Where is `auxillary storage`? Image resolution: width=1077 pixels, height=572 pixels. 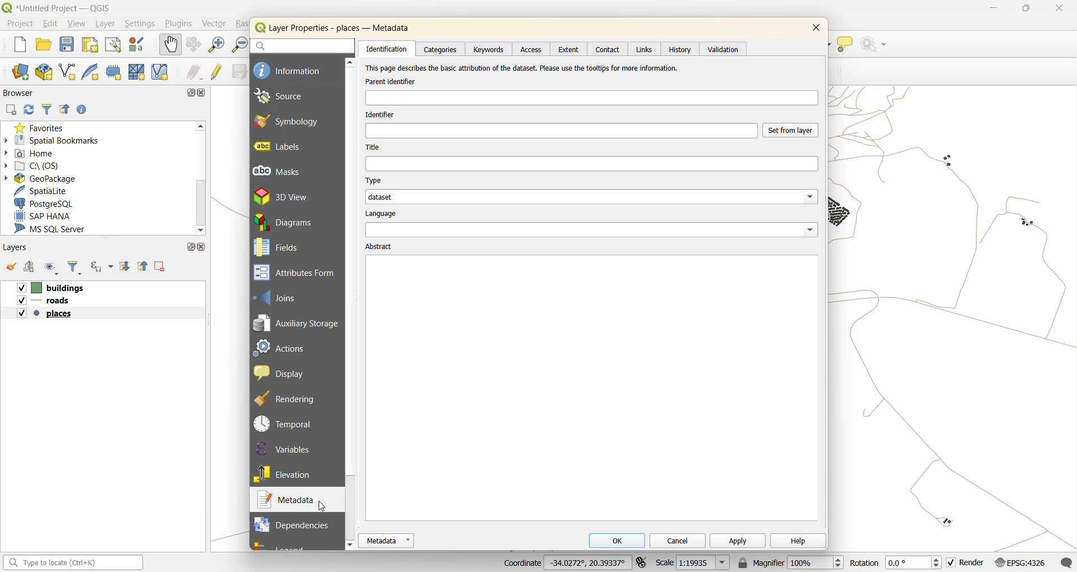 auxillary storage is located at coordinates (296, 324).